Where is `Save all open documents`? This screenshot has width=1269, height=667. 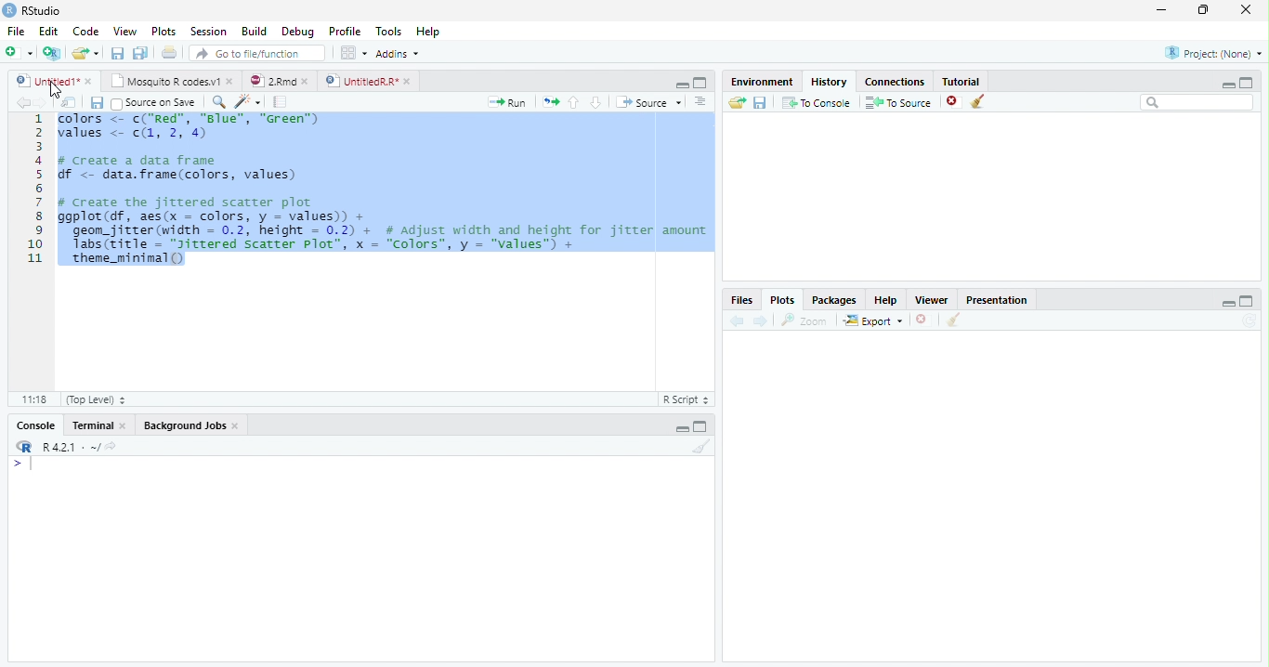 Save all open documents is located at coordinates (141, 53).